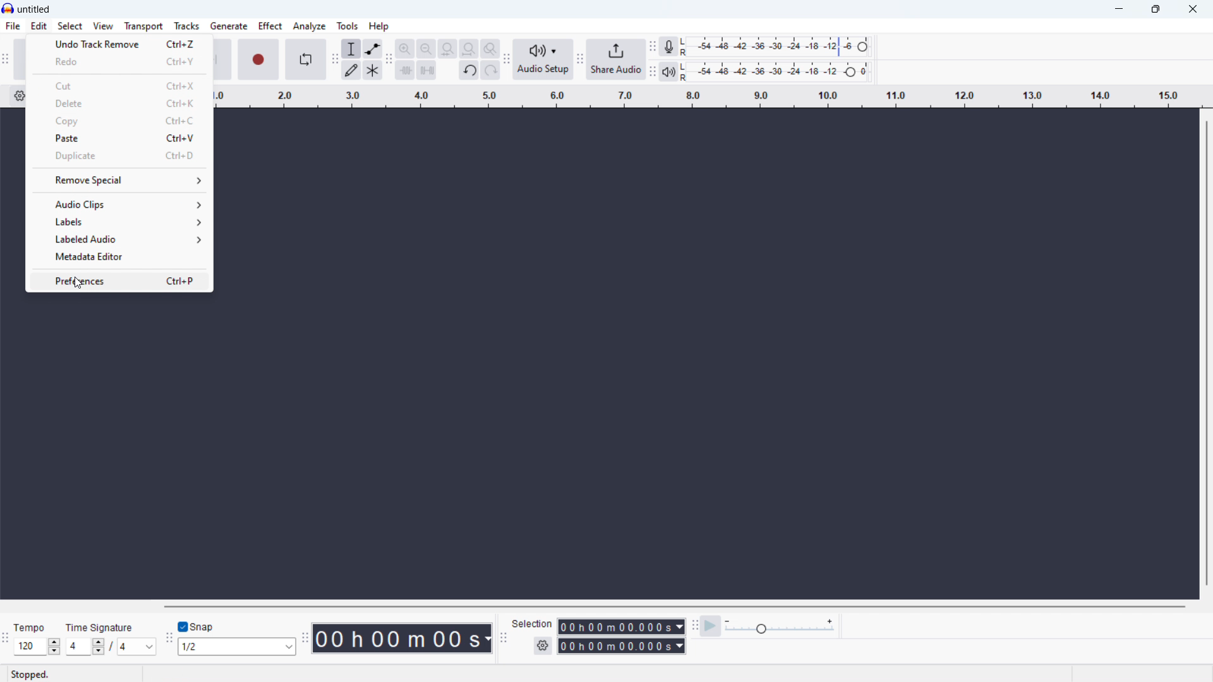 The width and height of the screenshot is (1213, 682). Describe the element at coordinates (427, 70) in the screenshot. I see `silence audio selection` at that location.